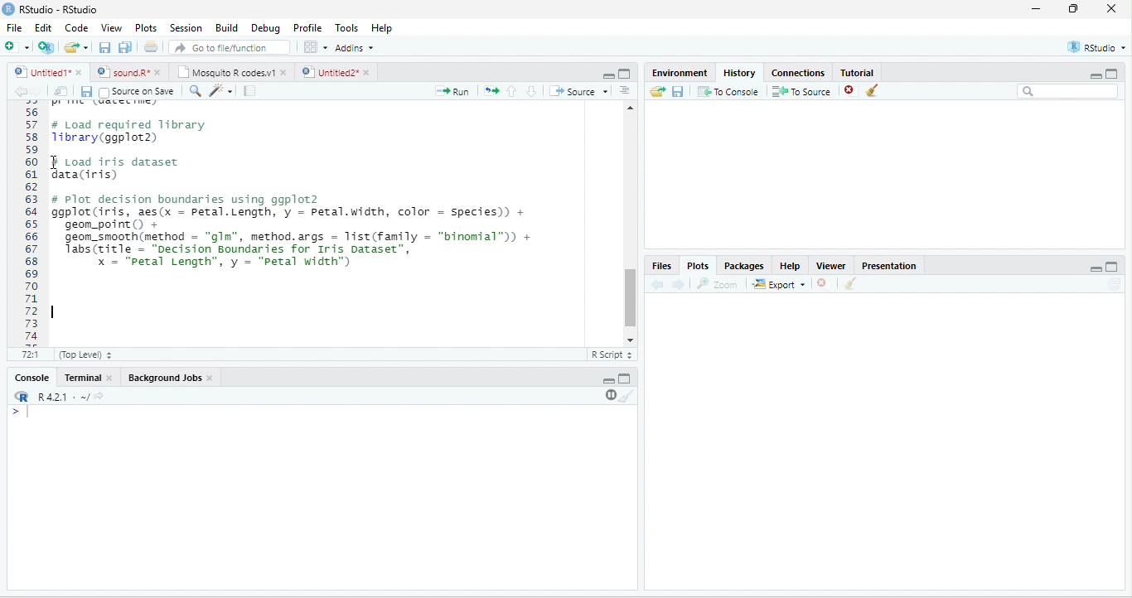 The image size is (1132, 598). What do you see at coordinates (56, 313) in the screenshot?
I see `typing cursor` at bounding box center [56, 313].